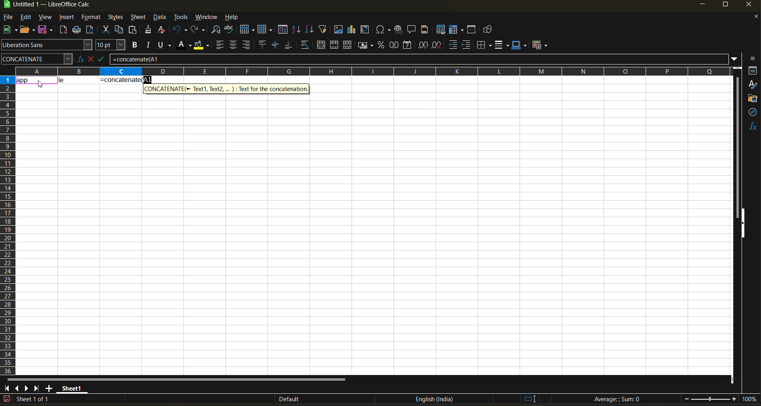  What do you see at coordinates (115, 18) in the screenshot?
I see `styles` at bounding box center [115, 18].